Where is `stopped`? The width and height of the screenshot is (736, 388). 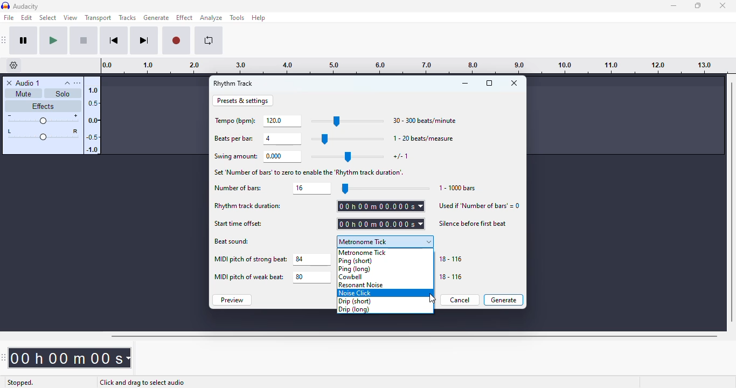
stopped is located at coordinates (20, 383).